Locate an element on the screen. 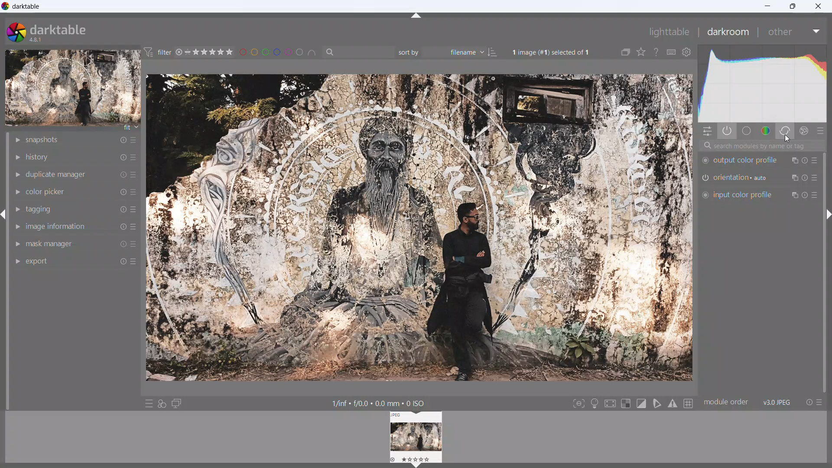 Image resolution: width=832 pixels, height=468 pixels. maximize is located at coordinates (793, 6).